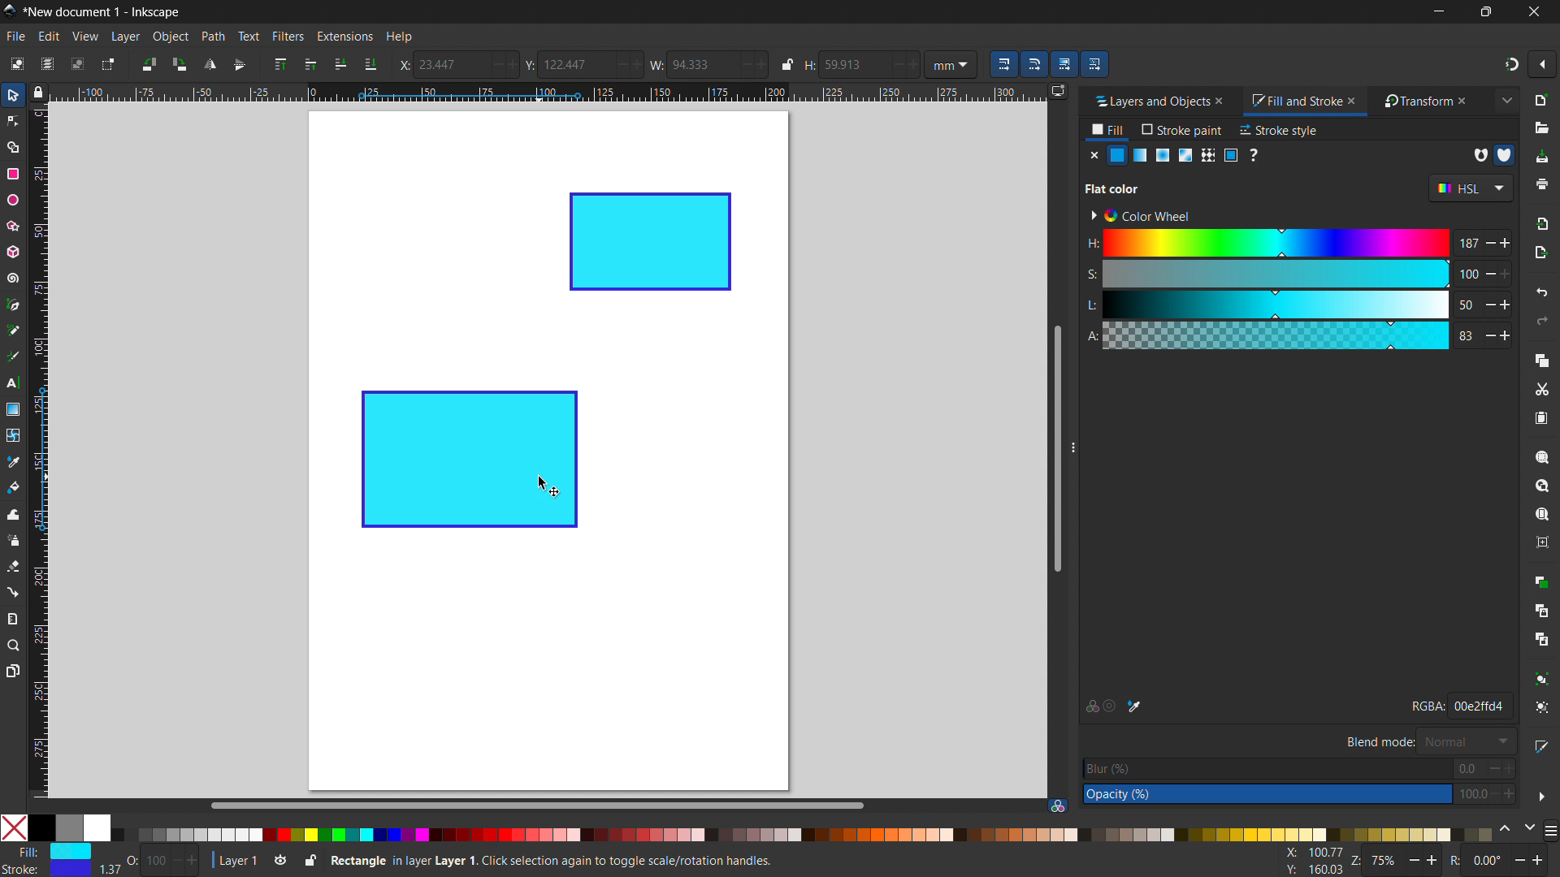 Image resolution: width=1560 pixels, height=877 pixels. What do you see at coordinates (39, 454) in the screenshot?
I see `vertical ruler` at bounding box center [39, 454].